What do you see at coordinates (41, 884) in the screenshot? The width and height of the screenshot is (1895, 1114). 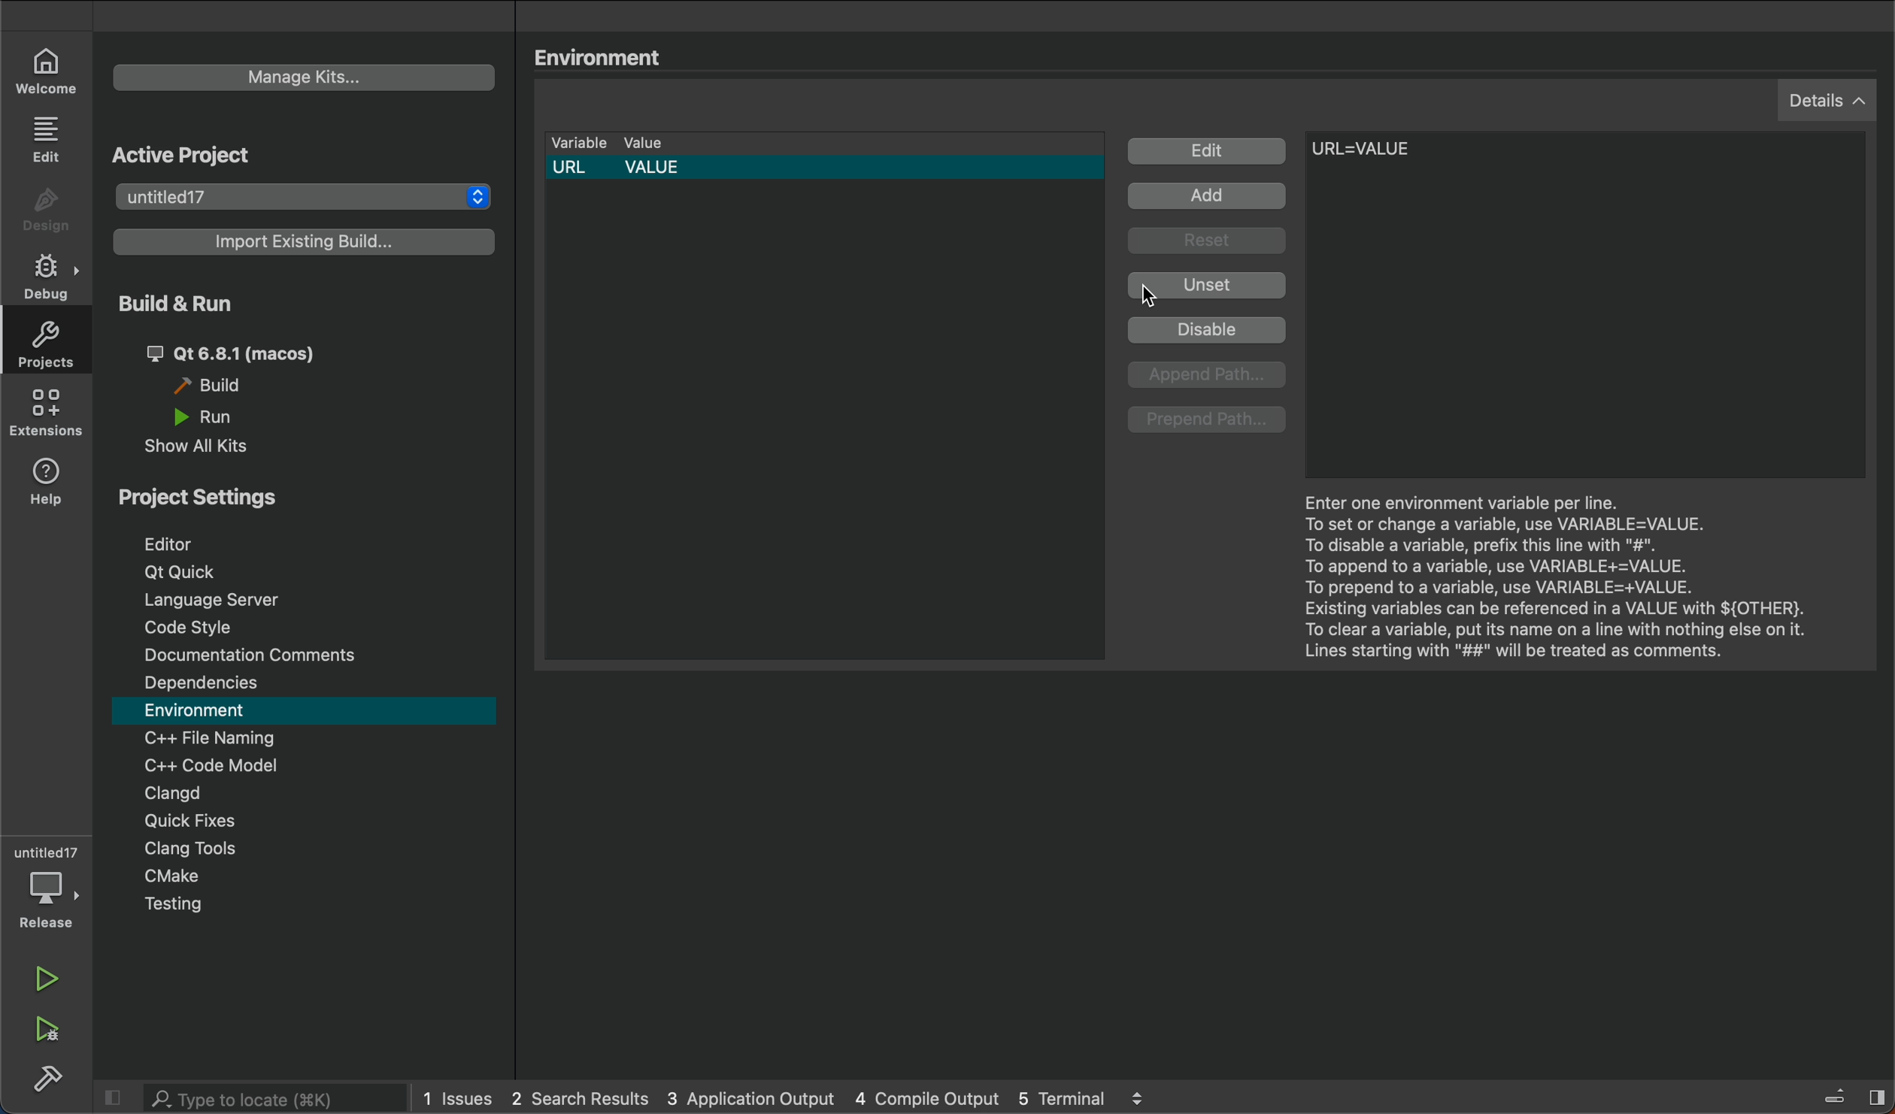 I see `debugger` at bounding box center [41, 884].